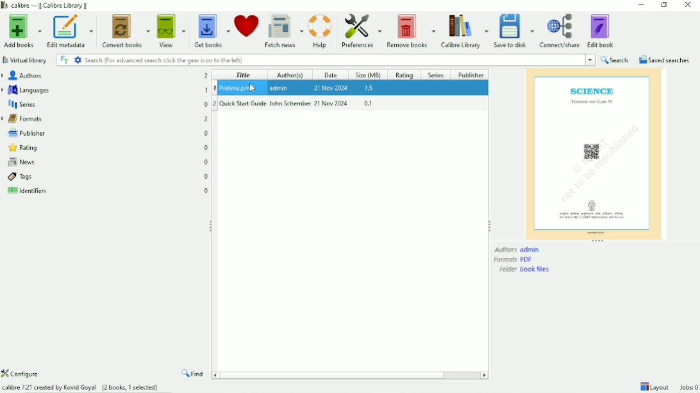 Image resolution: width=700 pixels, height=393 pixels. I want to click on Help, so click(321, 31).